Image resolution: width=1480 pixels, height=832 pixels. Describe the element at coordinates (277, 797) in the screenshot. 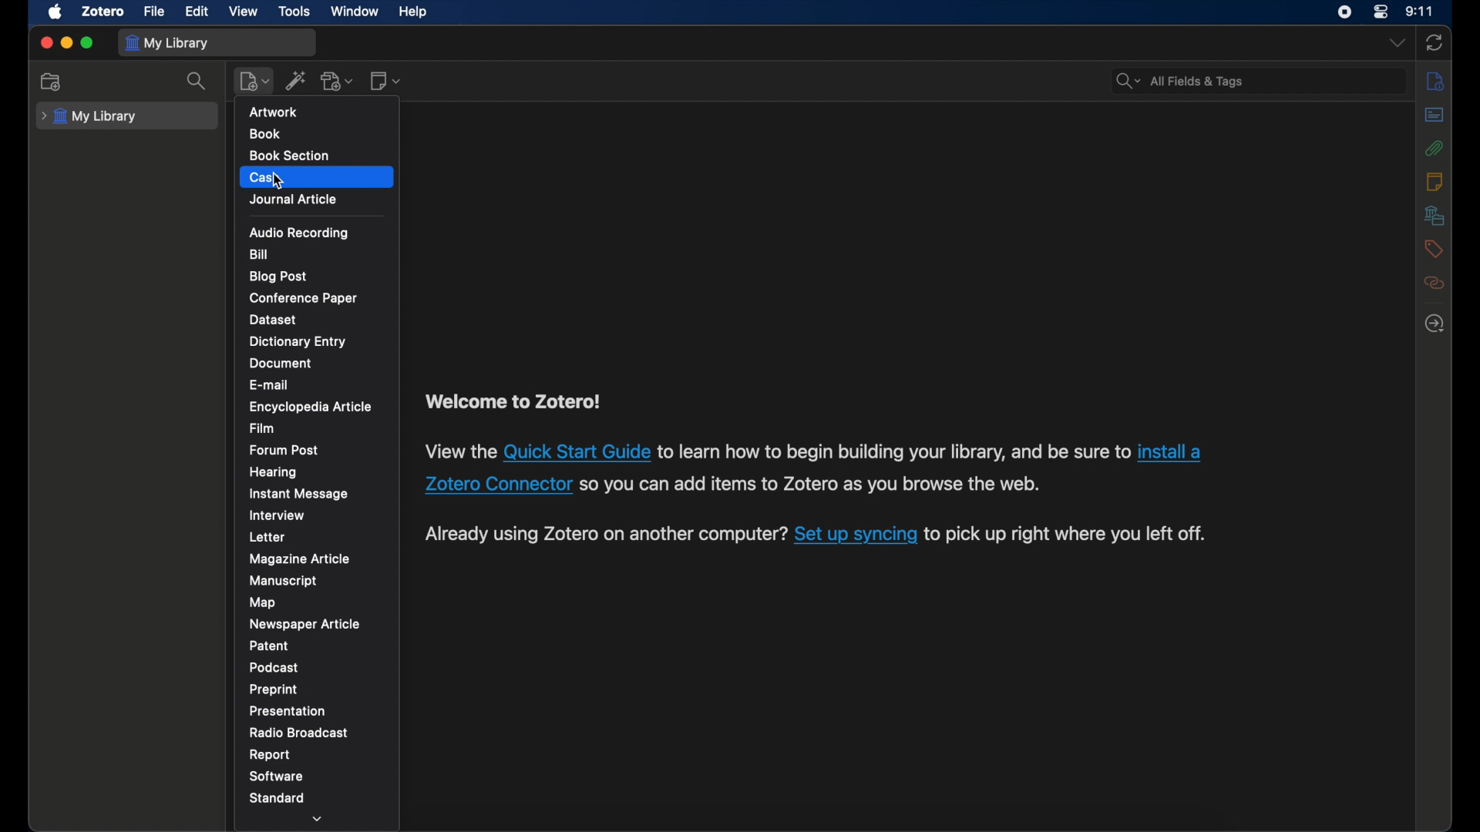

I see `standard` at that location.